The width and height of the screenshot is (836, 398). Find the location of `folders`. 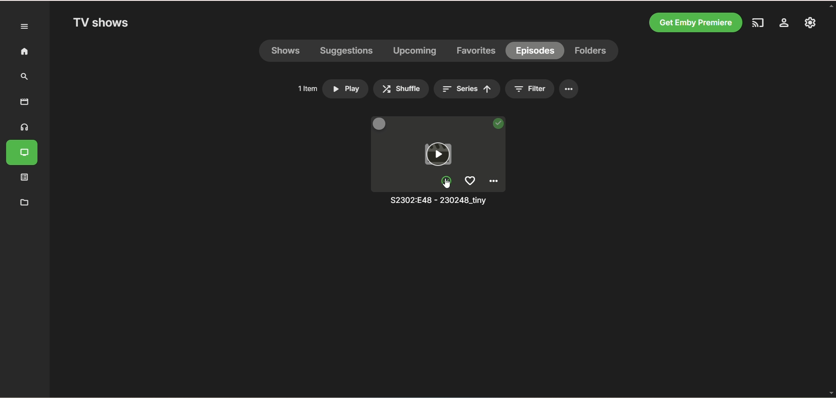

folders is located at coordinates (592, 51).